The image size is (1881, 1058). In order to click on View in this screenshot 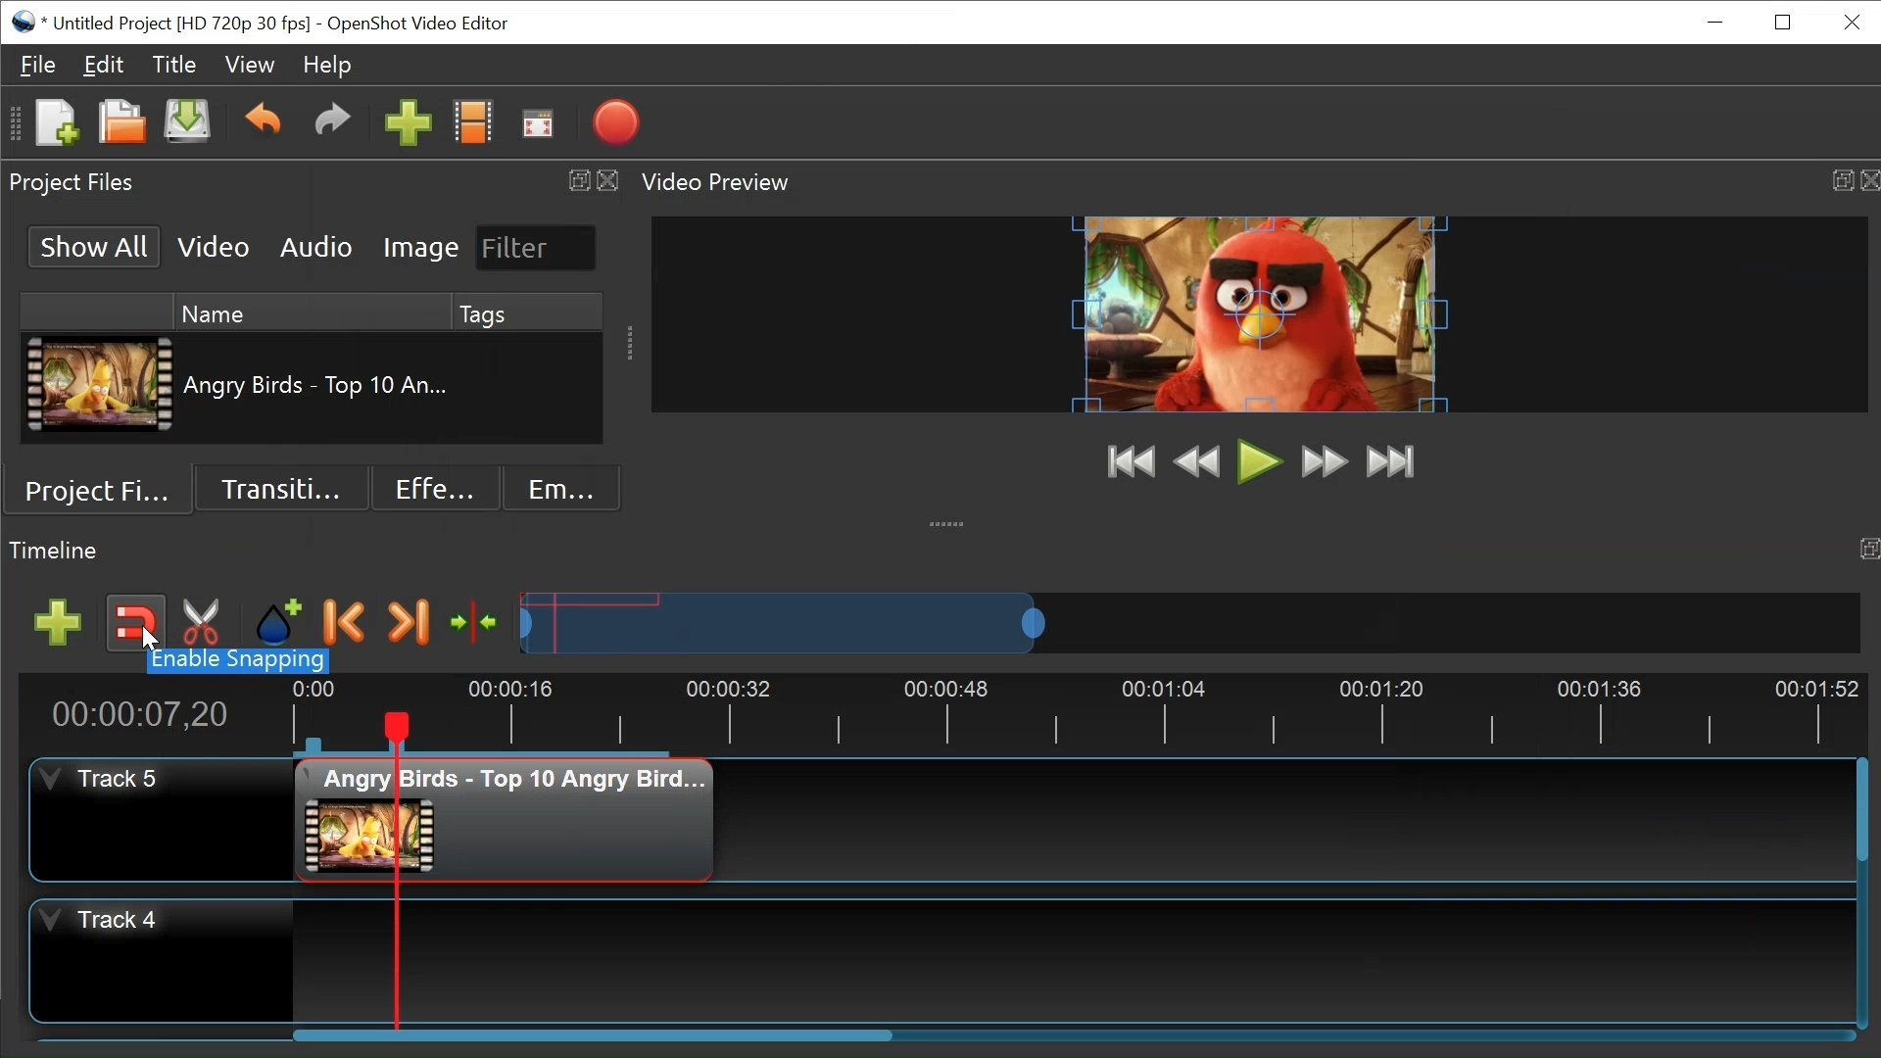, I will do `click(251, 63)`.